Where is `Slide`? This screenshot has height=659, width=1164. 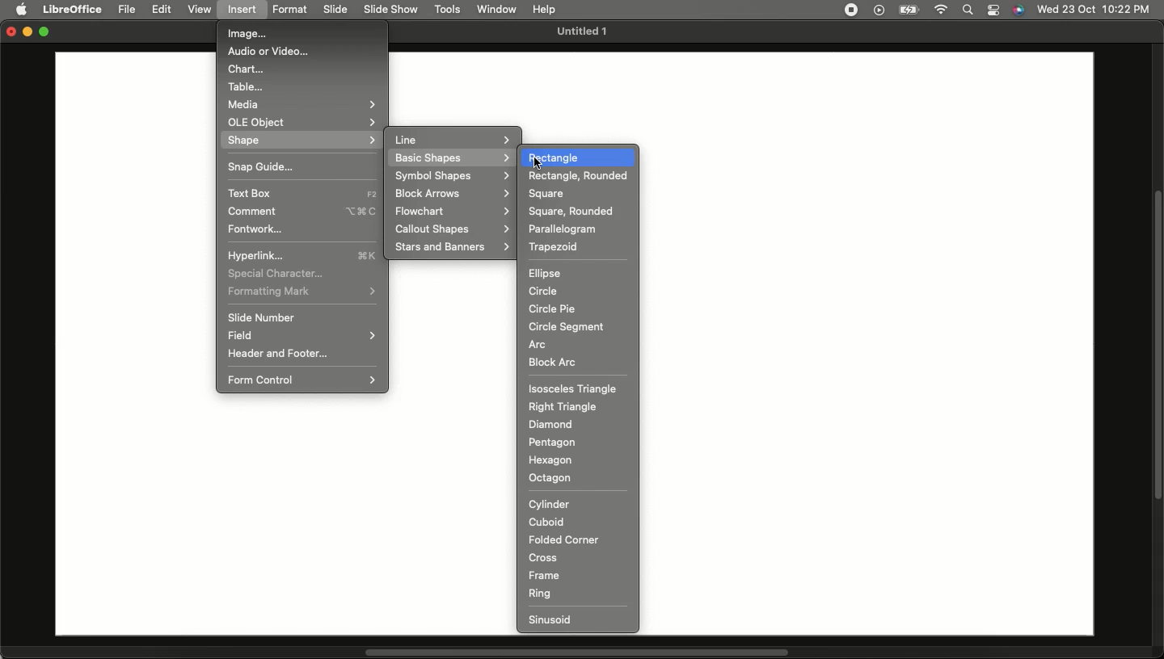
Slide is located at coordinates (337, 10).